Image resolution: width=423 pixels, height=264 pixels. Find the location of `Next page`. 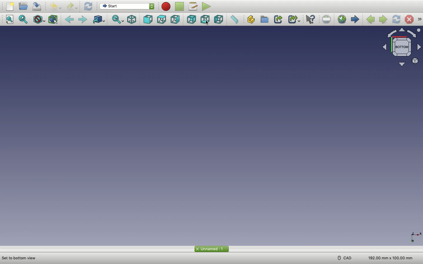

Next page is located at coordinates (383, 19).